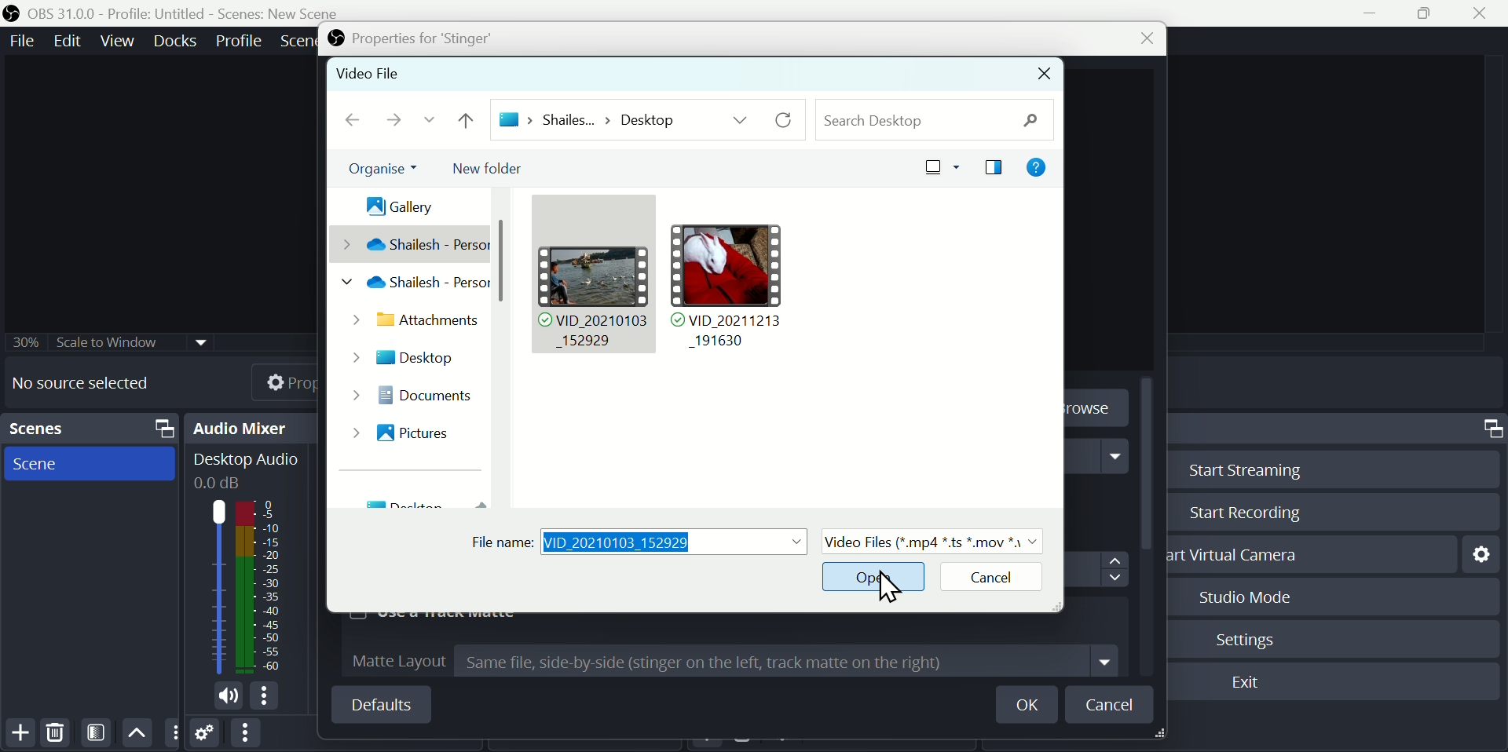 The width and height of the screenshot is (1508, 752). Describe the element at coordinates (1242, 514) in the screenshot. I see `Start recording` at that location.